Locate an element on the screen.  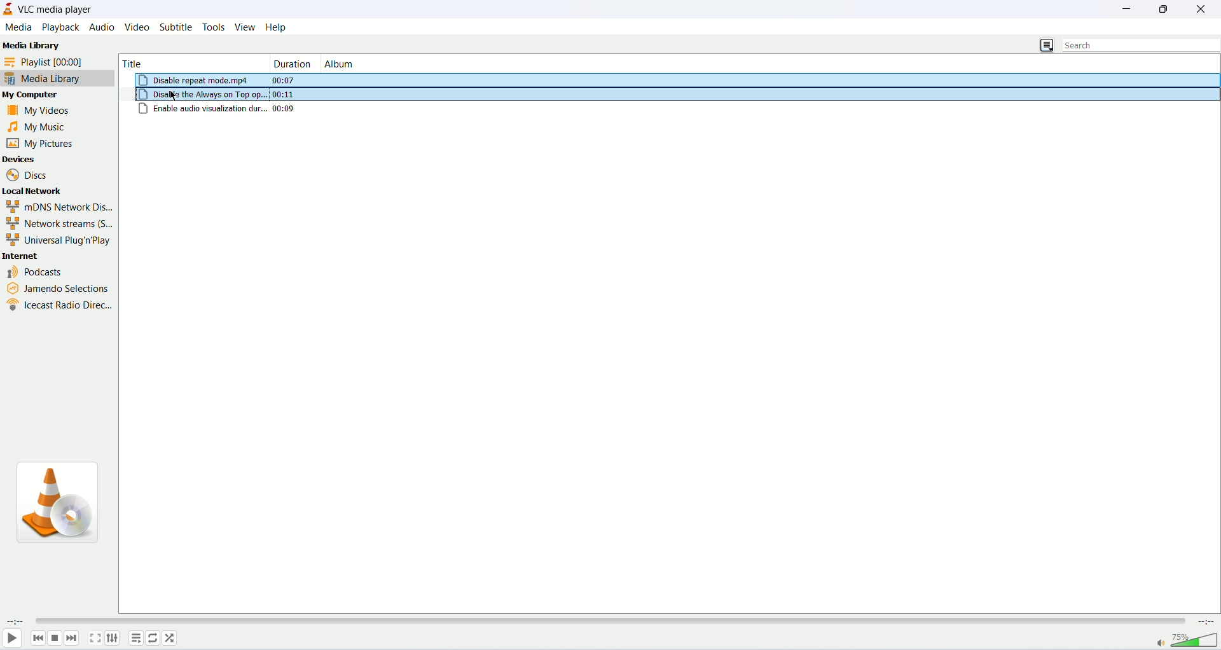
00:11 is located at coordinates (283, 94).